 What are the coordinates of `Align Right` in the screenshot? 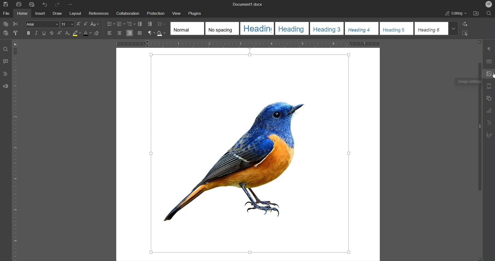 It's located at (130, 33).